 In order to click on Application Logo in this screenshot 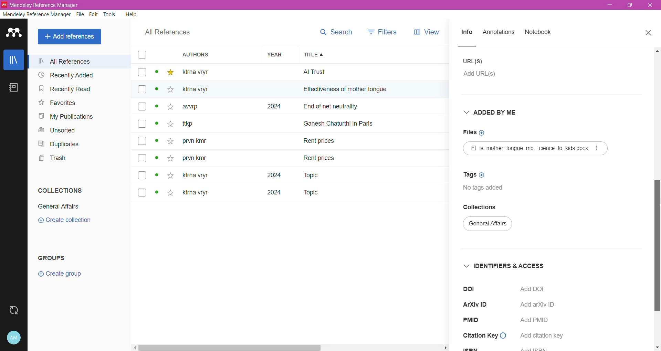, I will do `click(14, 33)`.